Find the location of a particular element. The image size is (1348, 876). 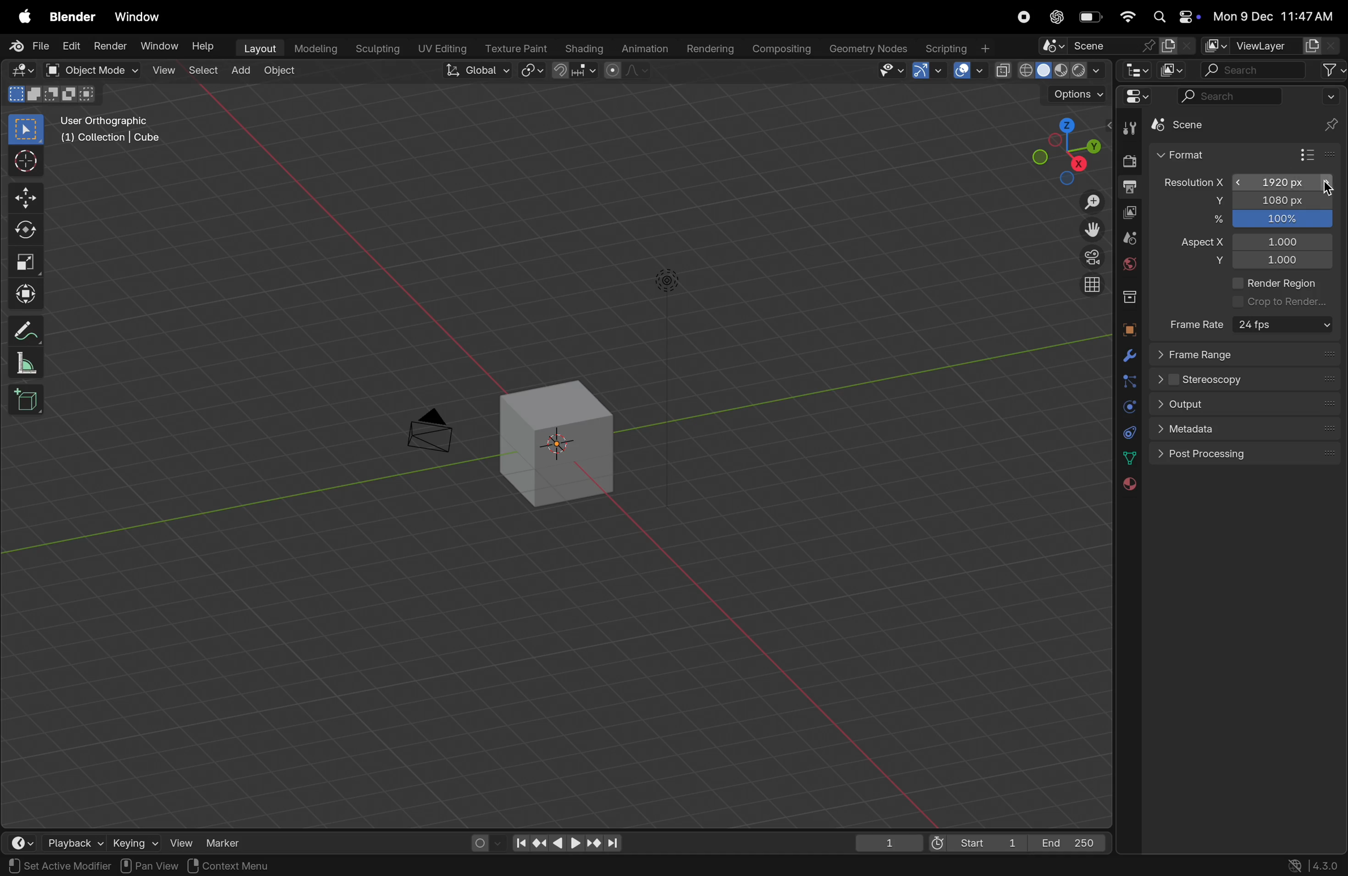

End 250 is located at coordinates (1069, 841).